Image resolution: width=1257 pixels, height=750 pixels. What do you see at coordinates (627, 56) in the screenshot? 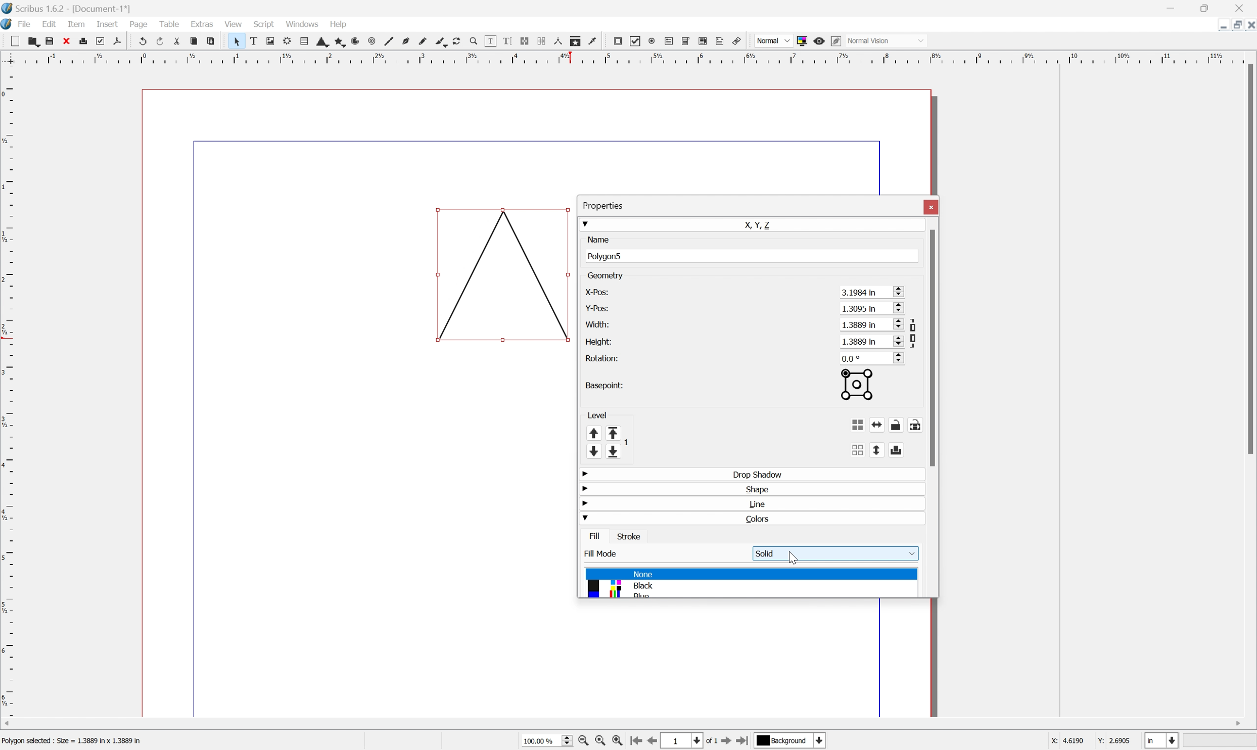
I see `Scale` at bounding box center [627, 56].